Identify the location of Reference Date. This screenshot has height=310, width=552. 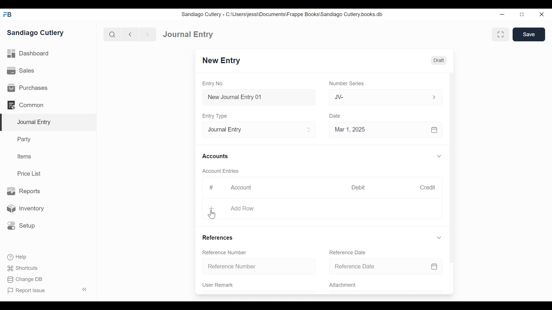
(386, 266).